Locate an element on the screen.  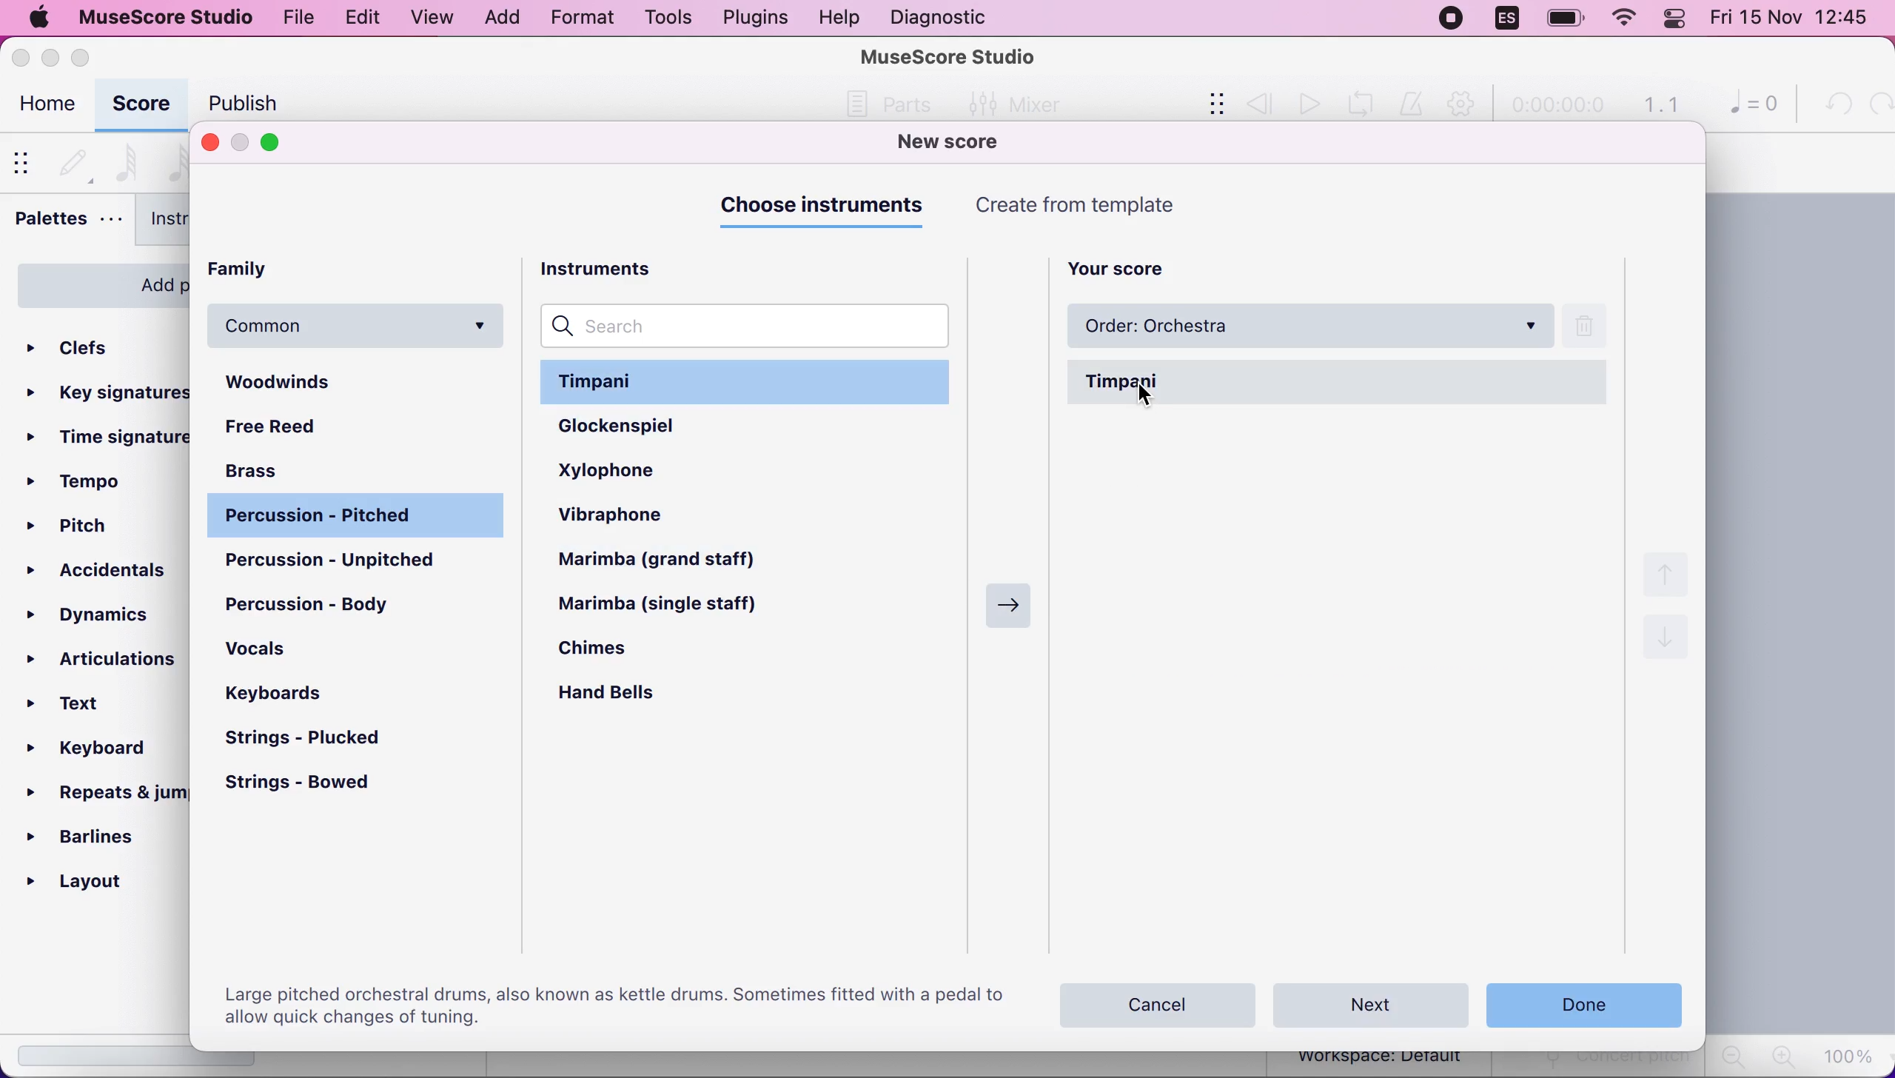
instruments is located at coordinates (616, 267).